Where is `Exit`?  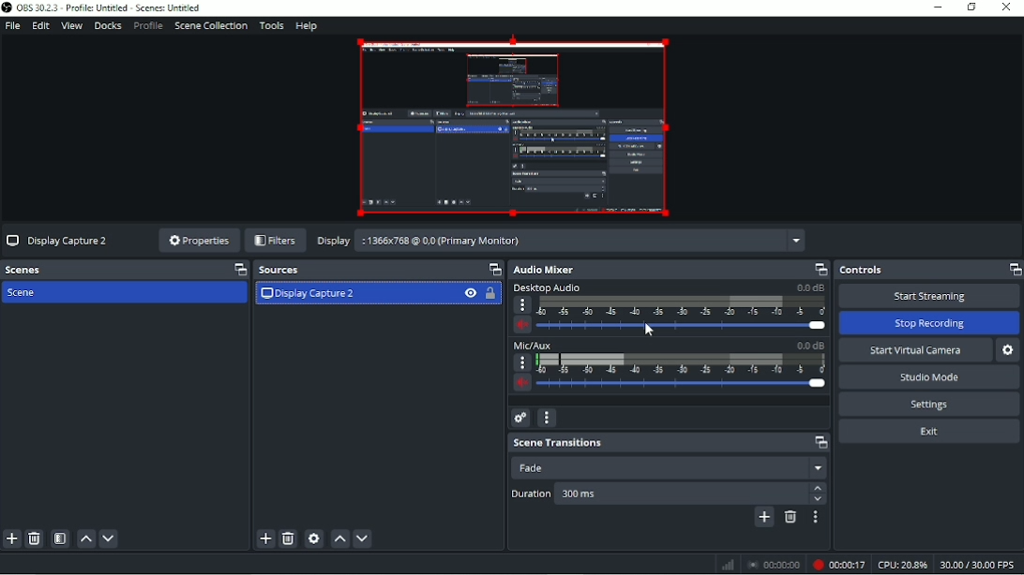 Exit is located at coordinates (928, 431).